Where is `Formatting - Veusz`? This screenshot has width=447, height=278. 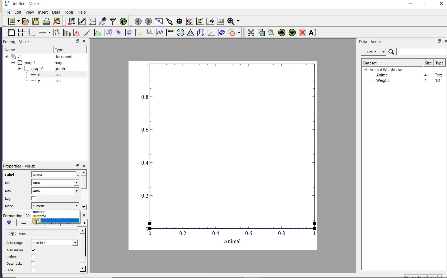
Formatting - Veusz is located at coordinates (16, 216).